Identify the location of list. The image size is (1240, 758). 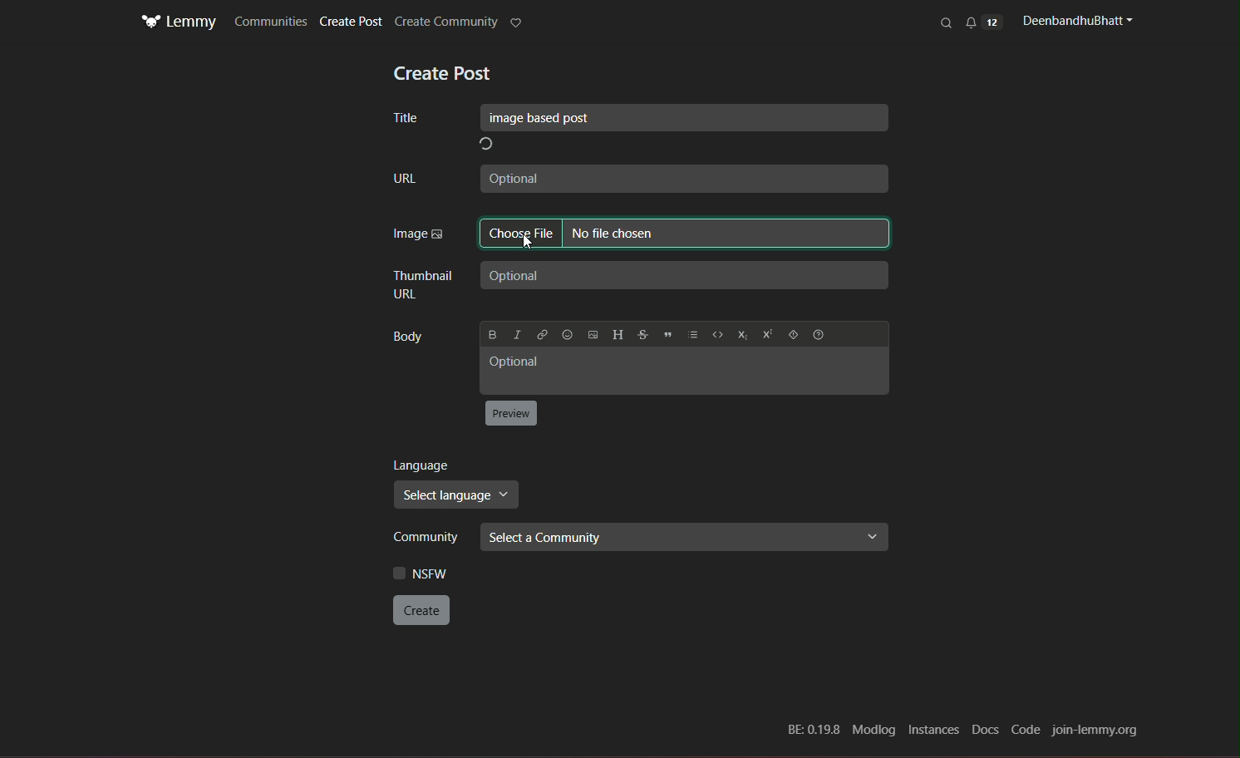
(694, 330).